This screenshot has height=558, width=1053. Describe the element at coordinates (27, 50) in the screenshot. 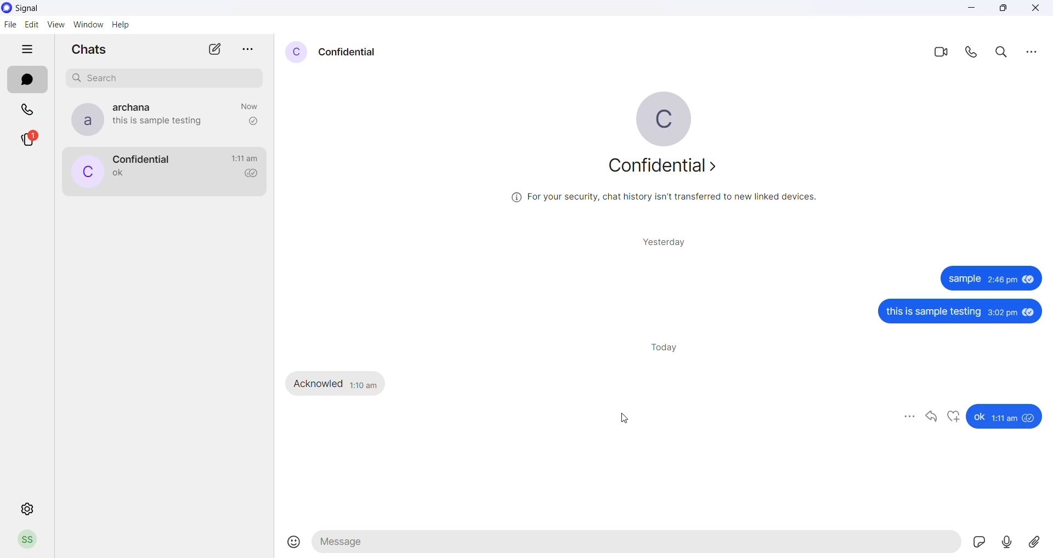

I see `hide` at that location.